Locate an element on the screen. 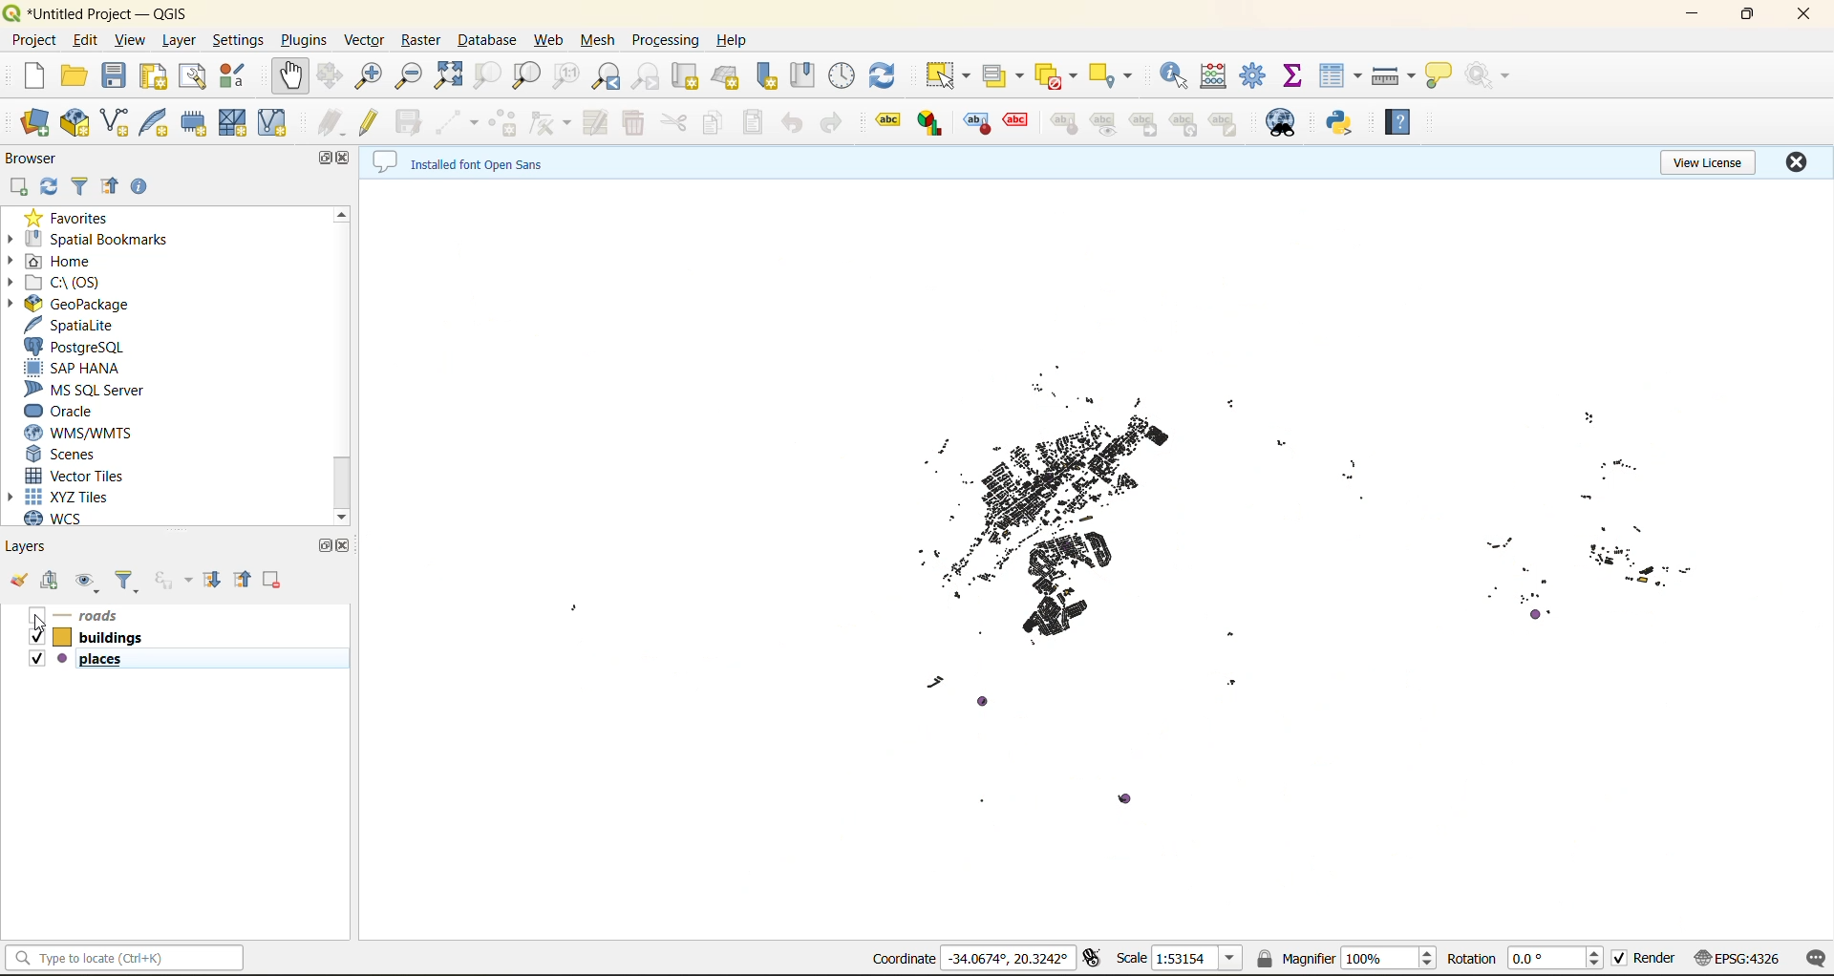  save is located at coordinates (115, 79).